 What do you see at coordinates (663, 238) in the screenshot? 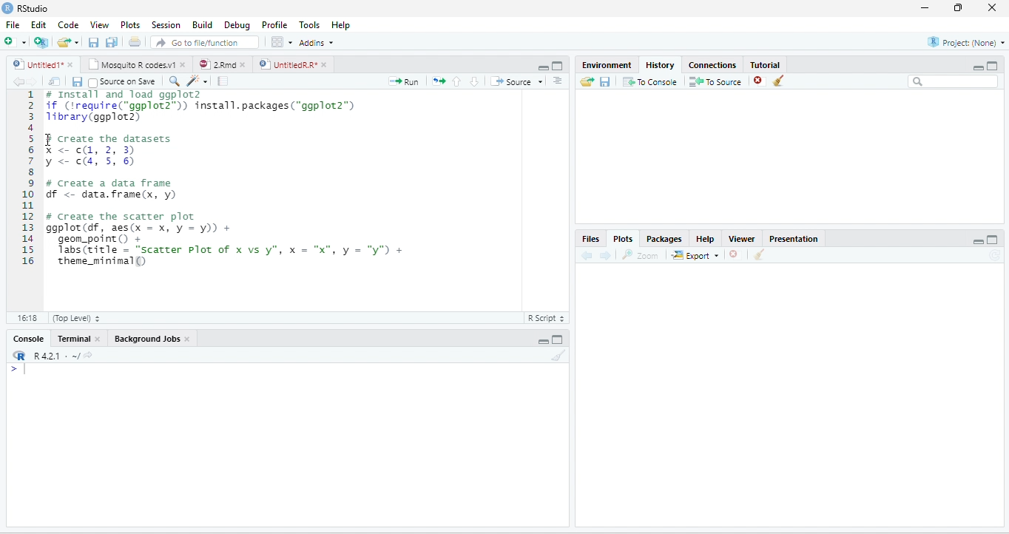
I see `Packages` at bounding box center [663, 238].